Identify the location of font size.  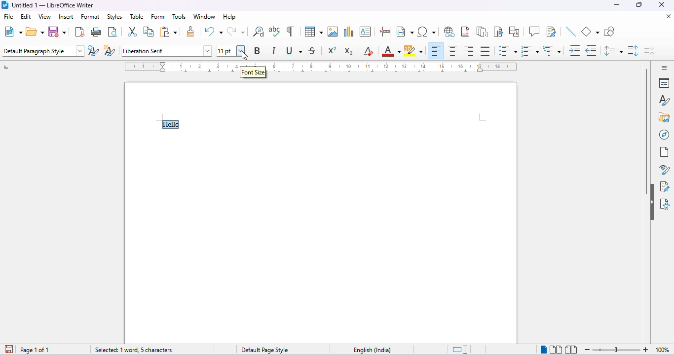
(231, 51).